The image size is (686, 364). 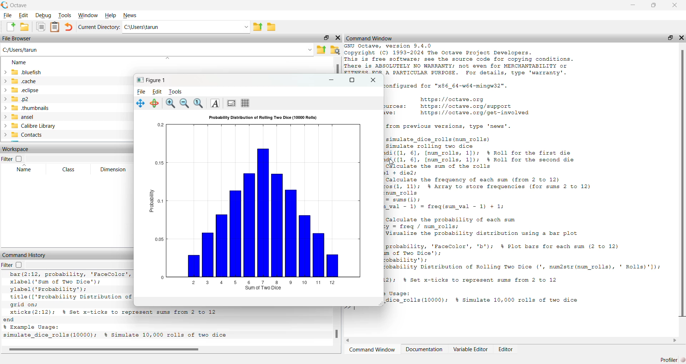 What do you see at coordinates (30, 126) in the screenshot?
I see `Calibre Library` at bounding box center [30, 126].